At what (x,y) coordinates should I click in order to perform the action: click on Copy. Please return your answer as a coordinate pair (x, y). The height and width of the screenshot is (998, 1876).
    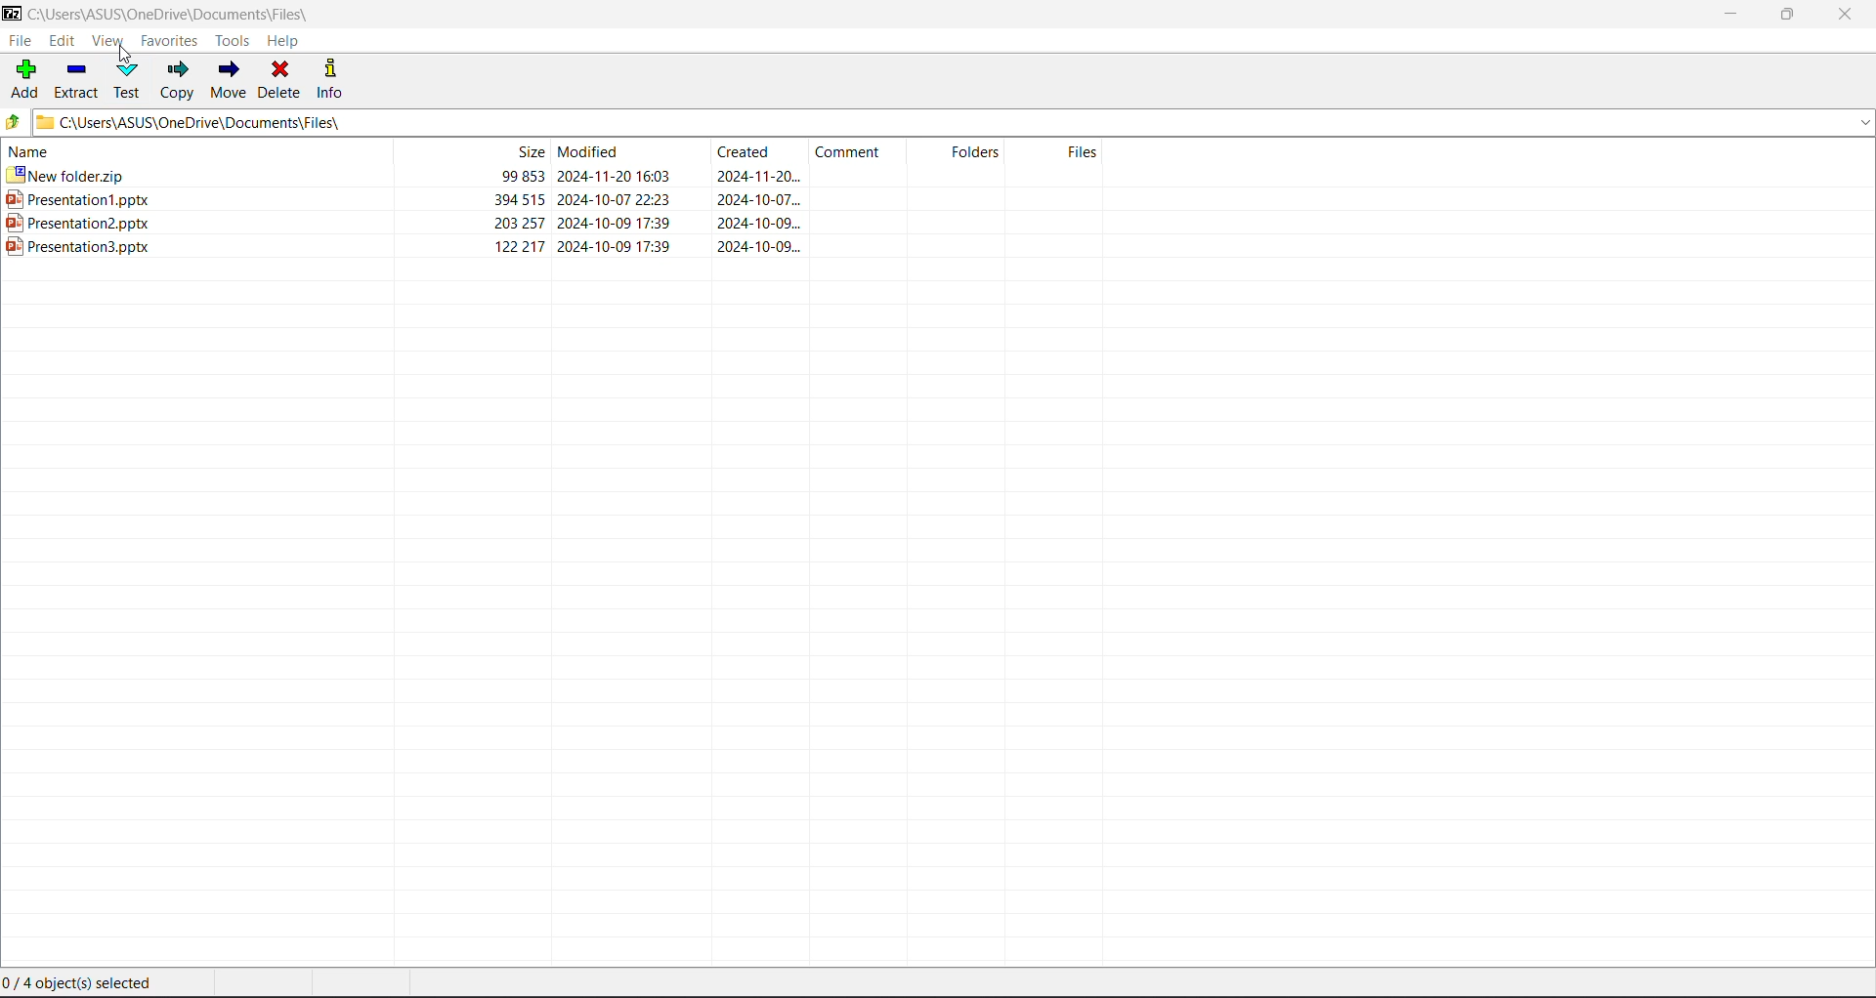
    Looking at the image, I should click on (178, 79).